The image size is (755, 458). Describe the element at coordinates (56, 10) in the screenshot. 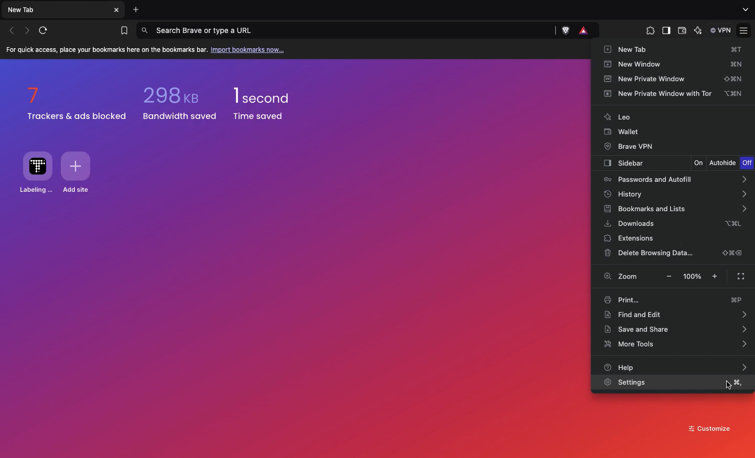

I see `New tab` at that location.